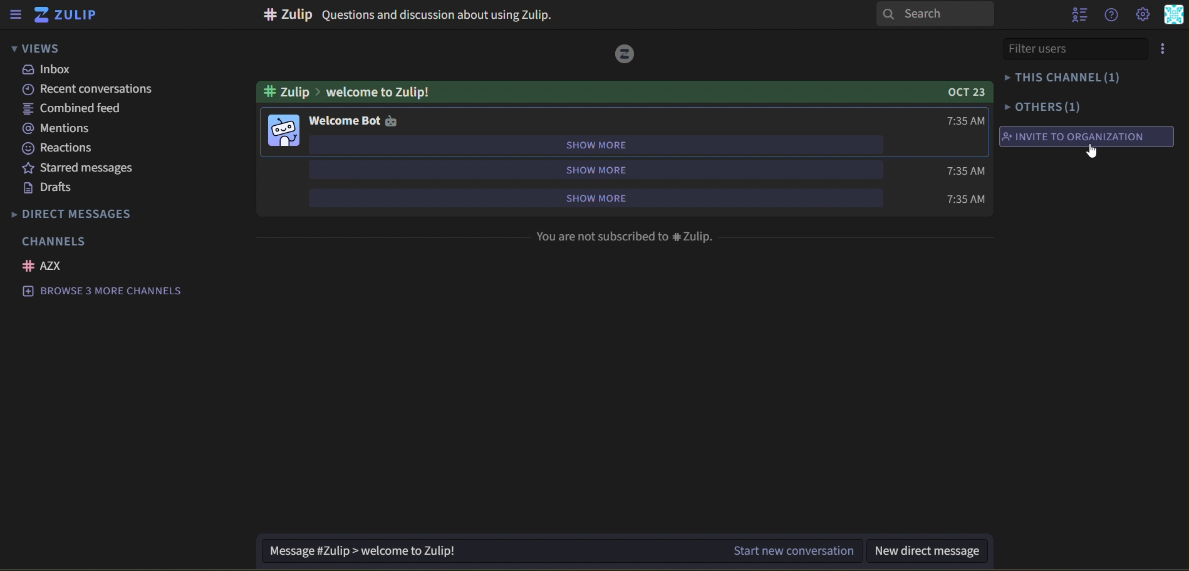 The width and height of the screenshot is (1189, 571). Describe the element at coordinates (92, 89) in the screenshot. I see `recent conversations` at that location.